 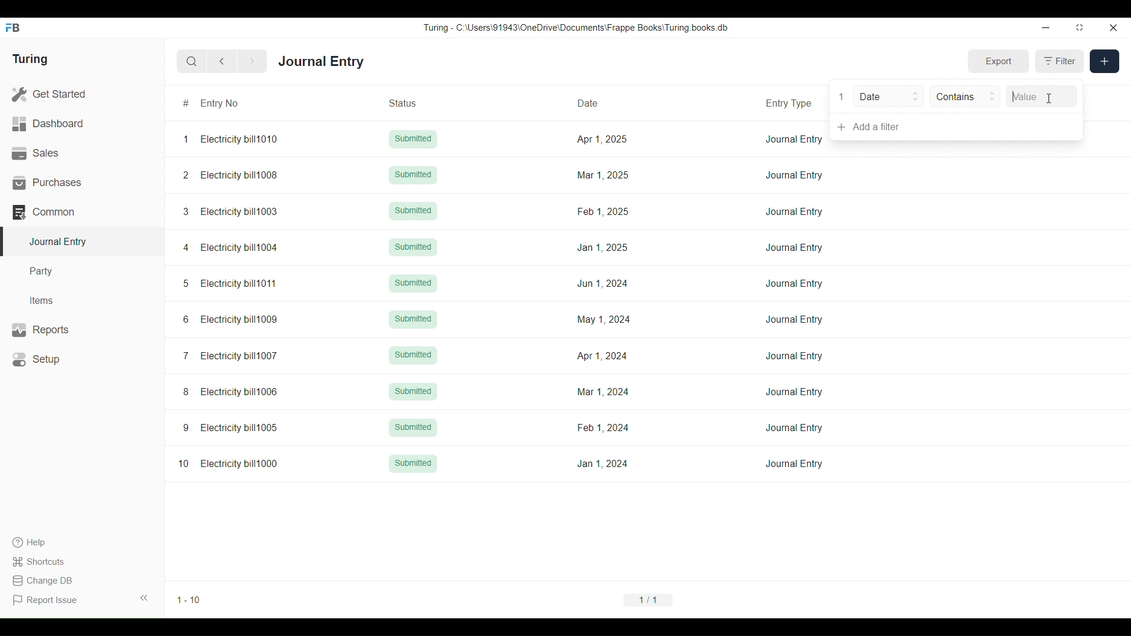 I want to click on Party, so click(x=82, y=271).